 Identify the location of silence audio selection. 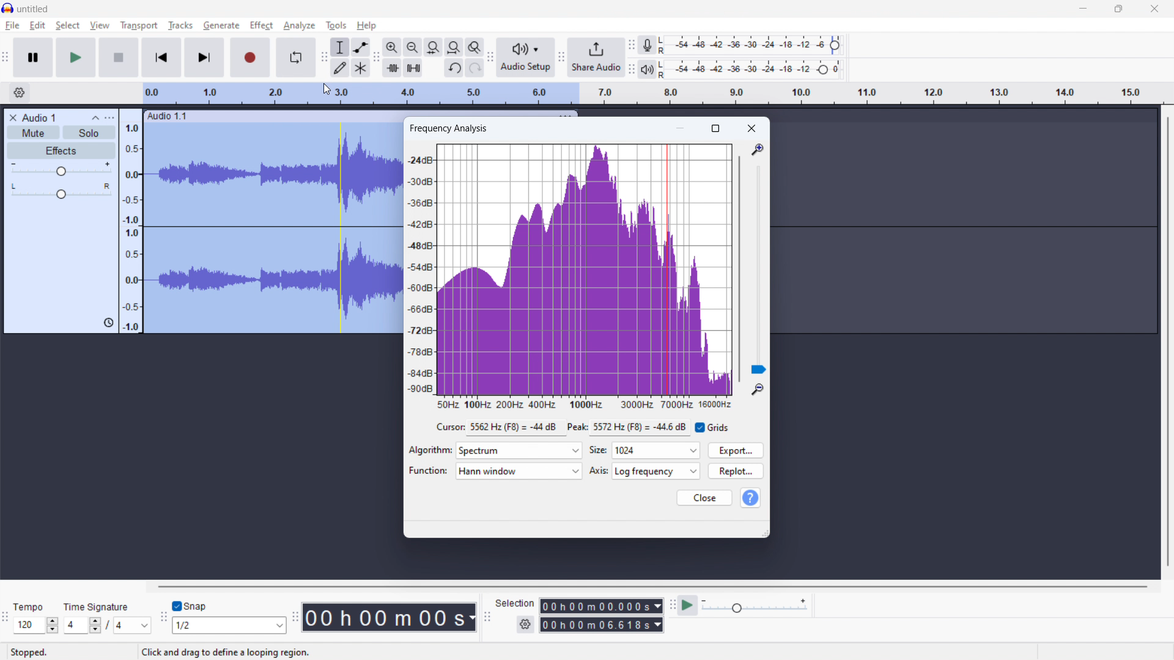
(413, 67).